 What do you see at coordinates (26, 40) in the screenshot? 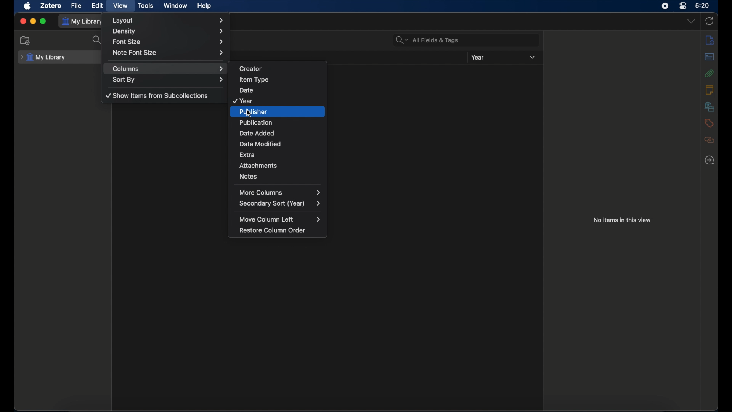
I see `new collection` at bounding box center [26, 40].